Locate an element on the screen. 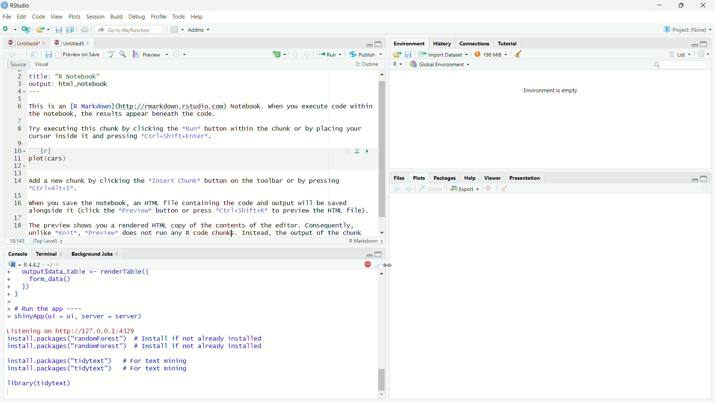 This screenshot has width=715, height=402. Viewer is located at coordinates (495, 179).